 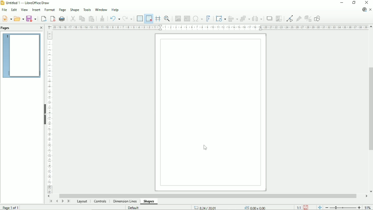 I want to click on Show gluepoint functions, so click(x=298, y=19).